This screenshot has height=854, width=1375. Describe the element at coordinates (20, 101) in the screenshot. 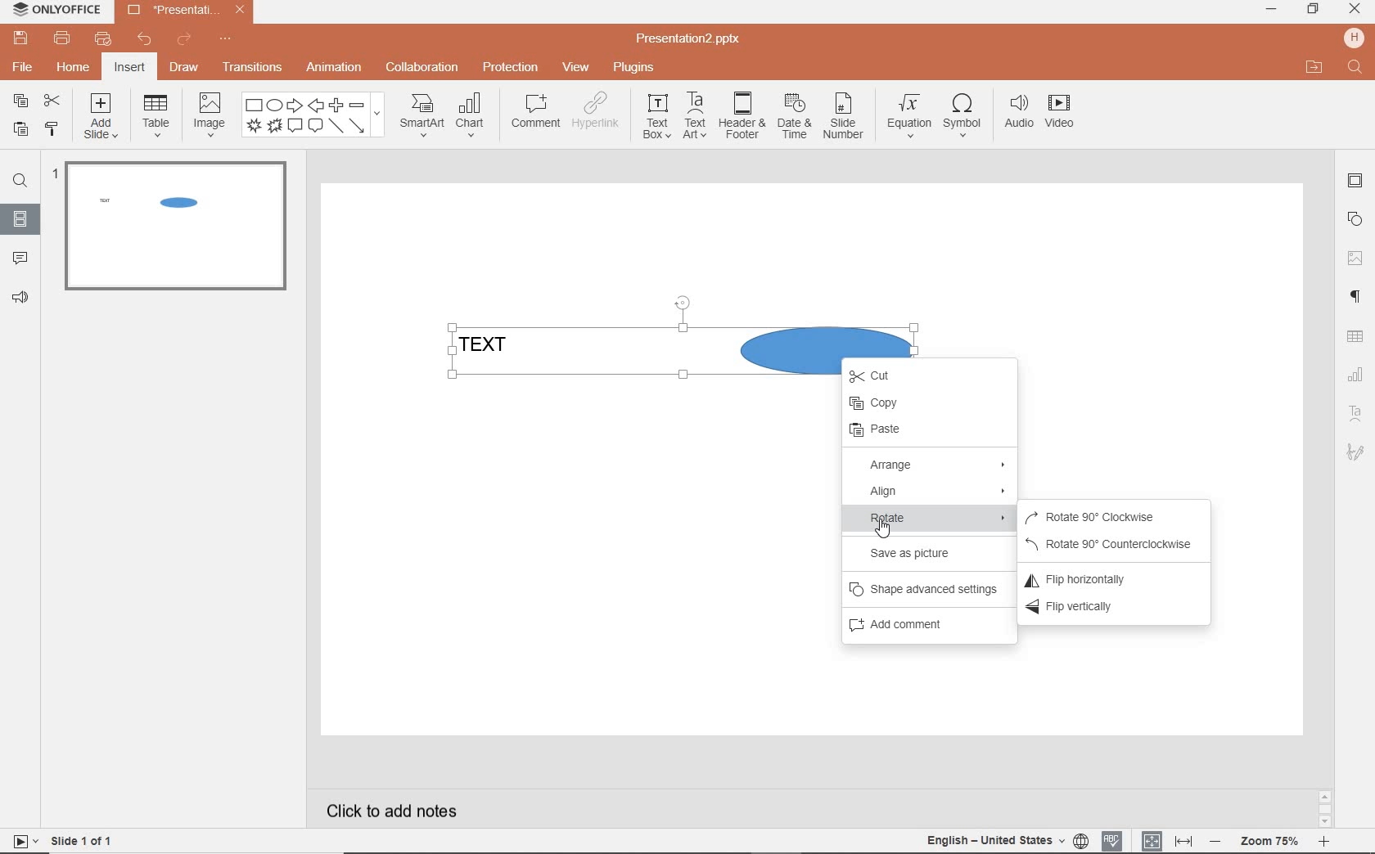

I see `copy` at that location.